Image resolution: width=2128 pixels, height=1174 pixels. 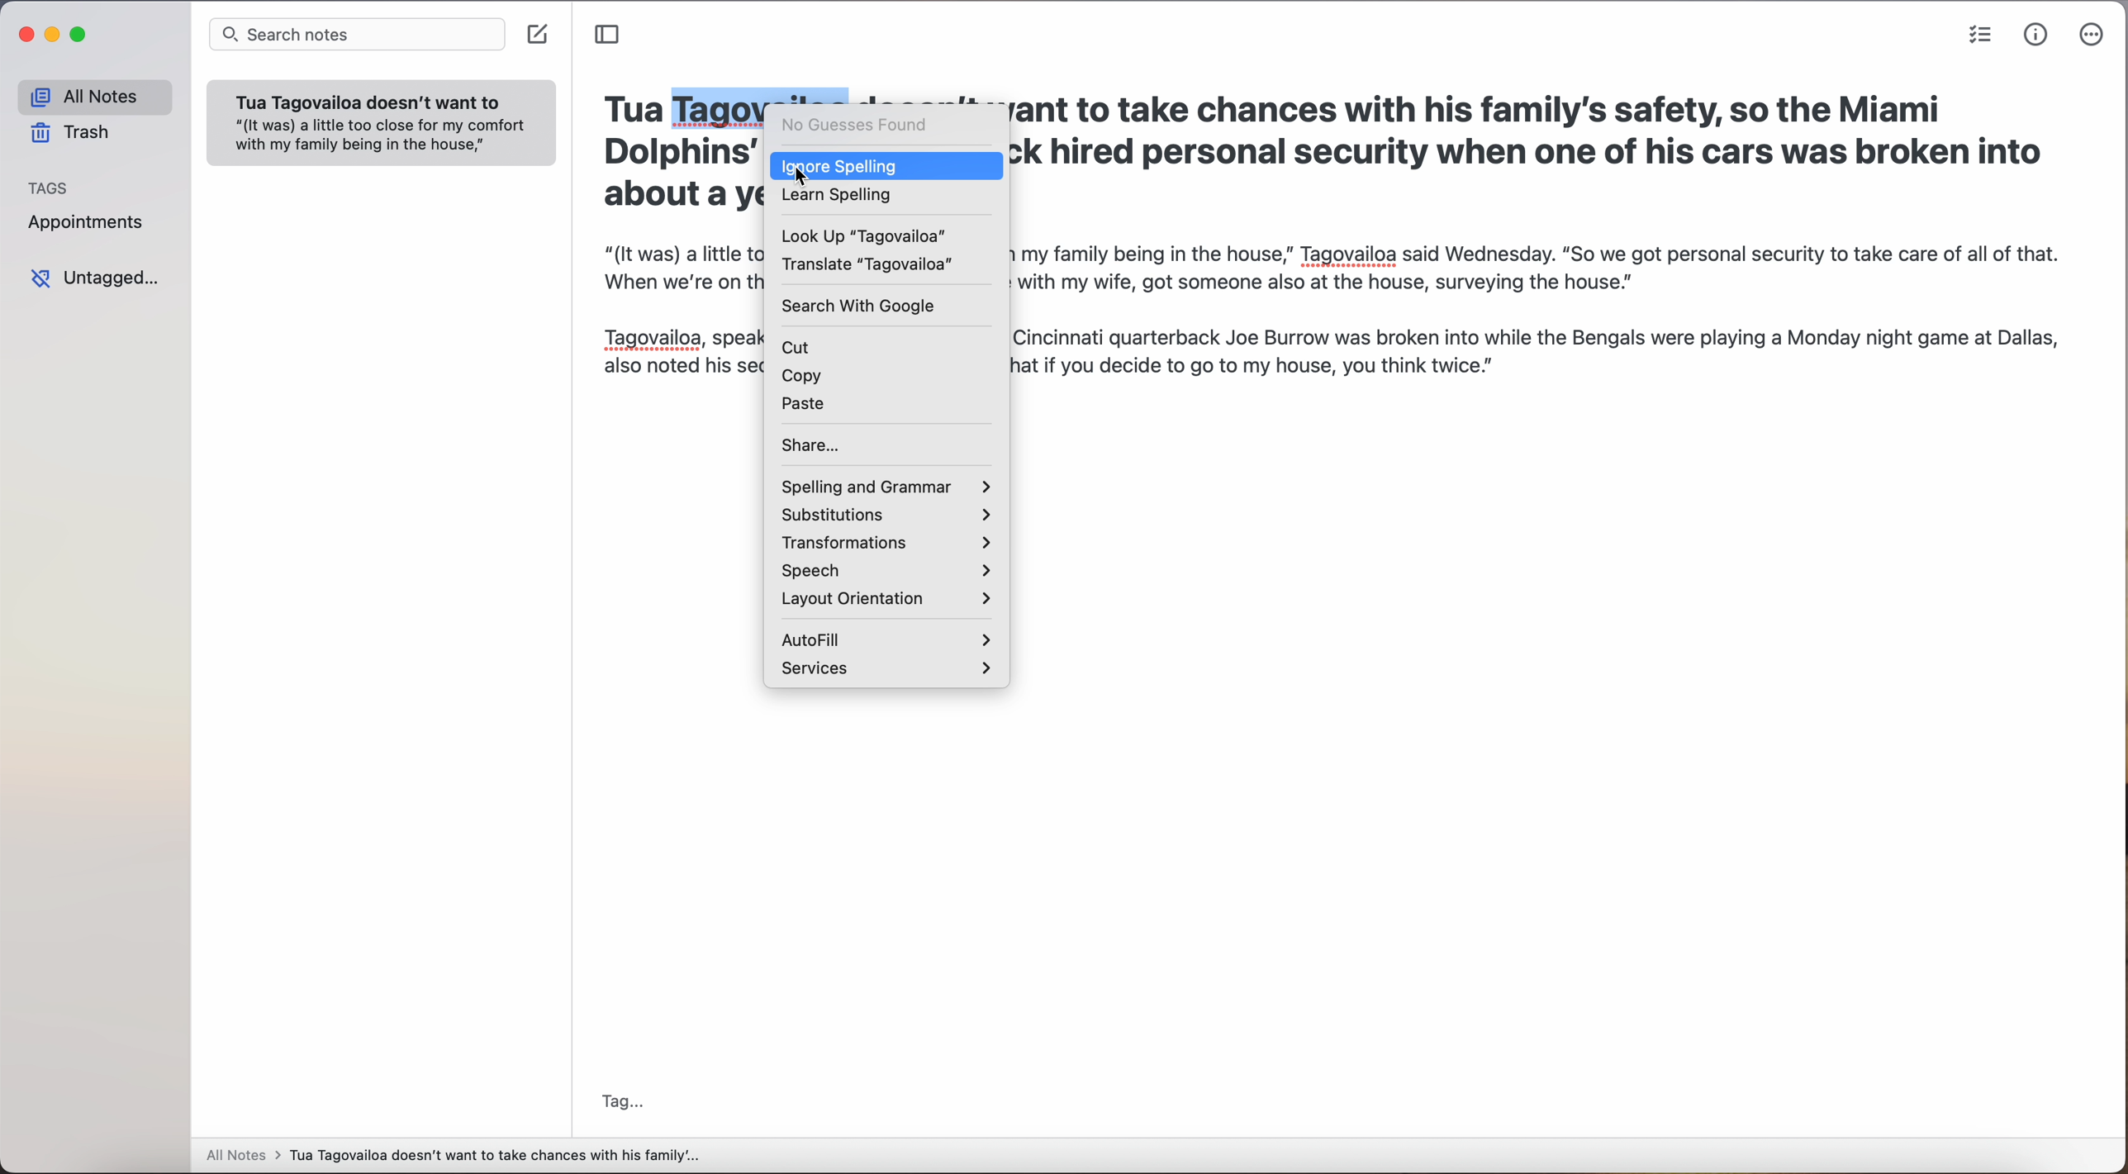 What do you see at coordinates (677, 317) in the screenshot?
I see `“(It was) a little to
When we're on th
Tagovailoa, speak
also noted his set` at bounding box center [677, 317].